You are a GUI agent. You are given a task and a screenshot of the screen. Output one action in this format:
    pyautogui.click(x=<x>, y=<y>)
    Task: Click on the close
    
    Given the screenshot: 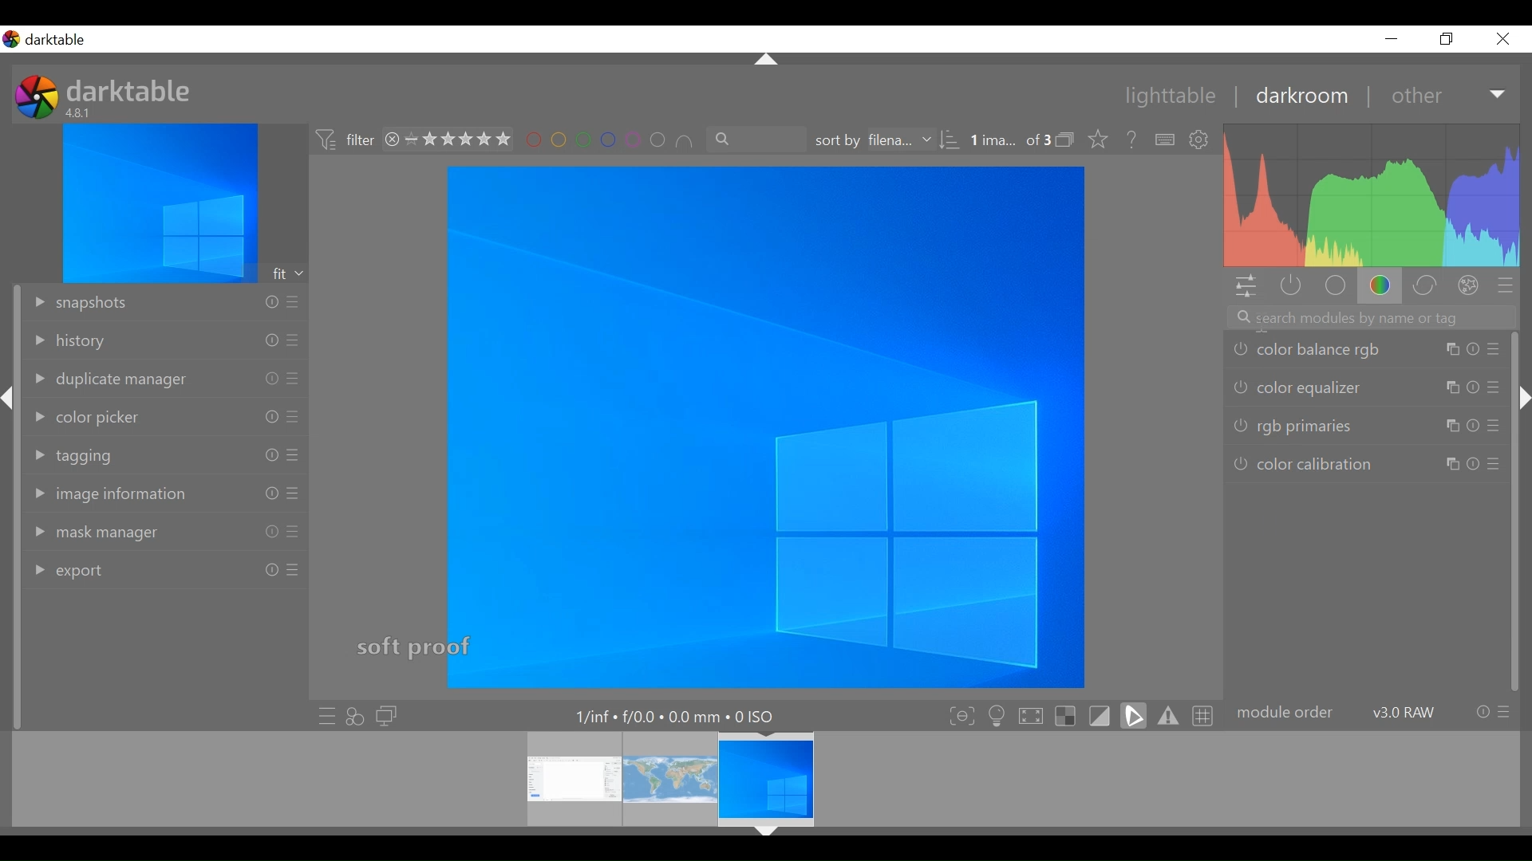 What is the action you would take?
    pyautogui.click(x=392, y=140)
    